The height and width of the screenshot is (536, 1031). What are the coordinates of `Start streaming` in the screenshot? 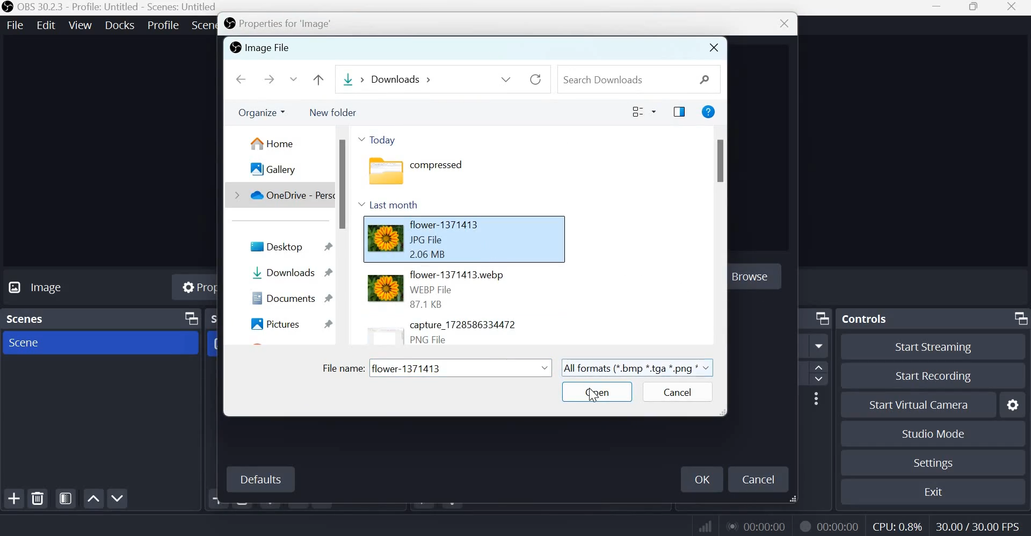 It's located at (934, 347).